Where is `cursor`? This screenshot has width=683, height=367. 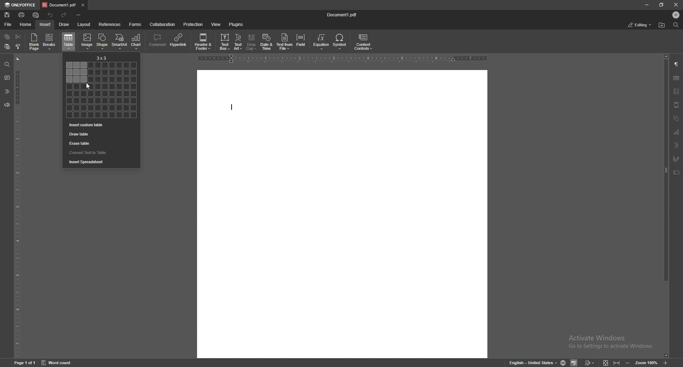
cursor is located at coordinates (88, 87).